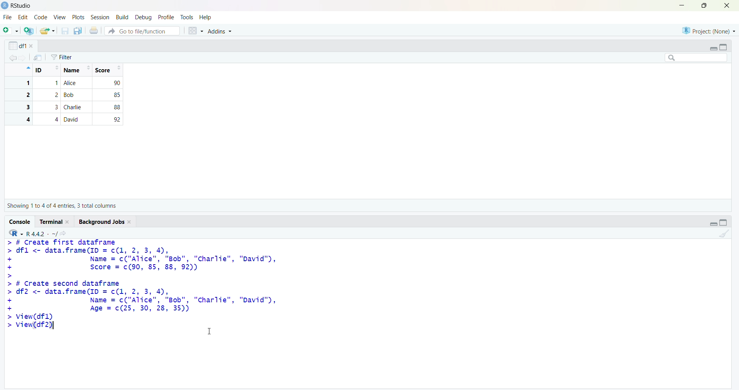 Image resolution: width=739 pixels, height=390 pixels. What do you see at coordinates (20, 222) in the screenshot?
I see `Console` at bounding box center [20, 222].